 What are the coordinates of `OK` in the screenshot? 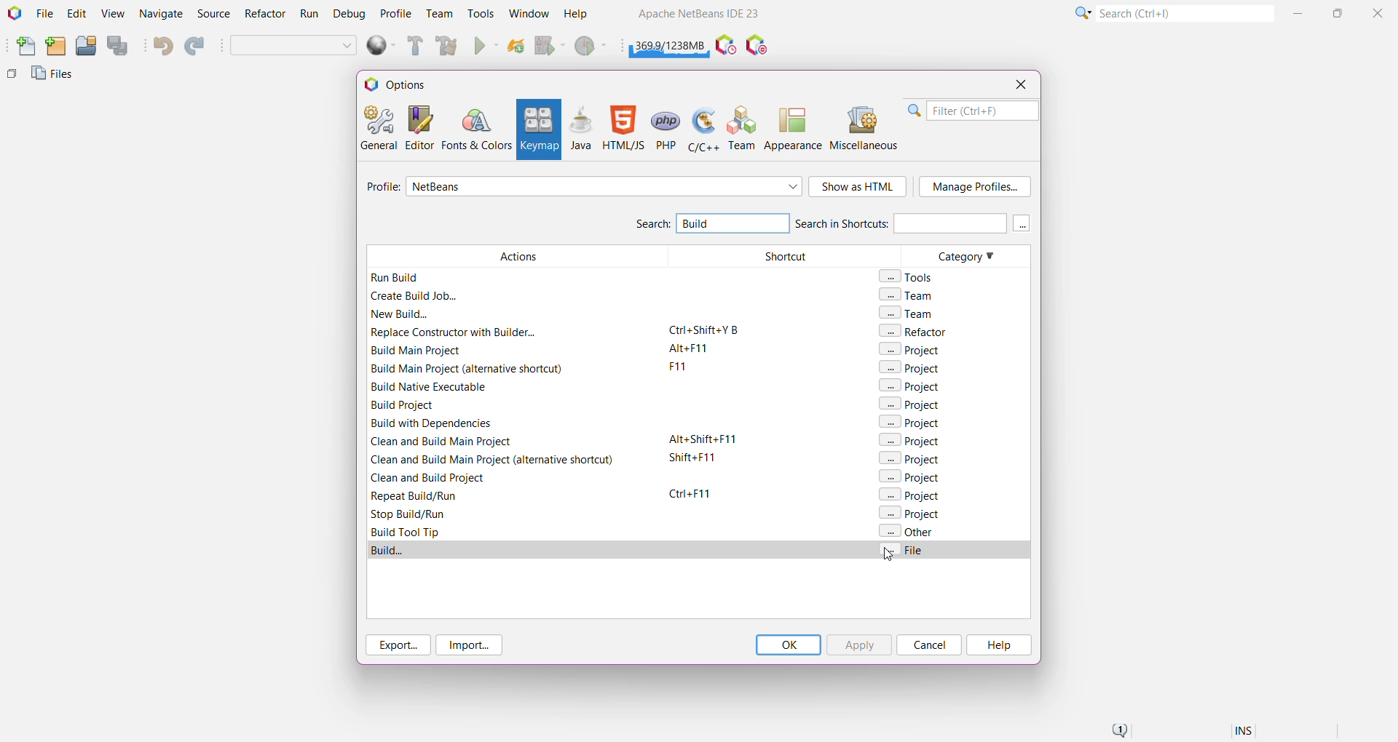 It's located at (788, 645).